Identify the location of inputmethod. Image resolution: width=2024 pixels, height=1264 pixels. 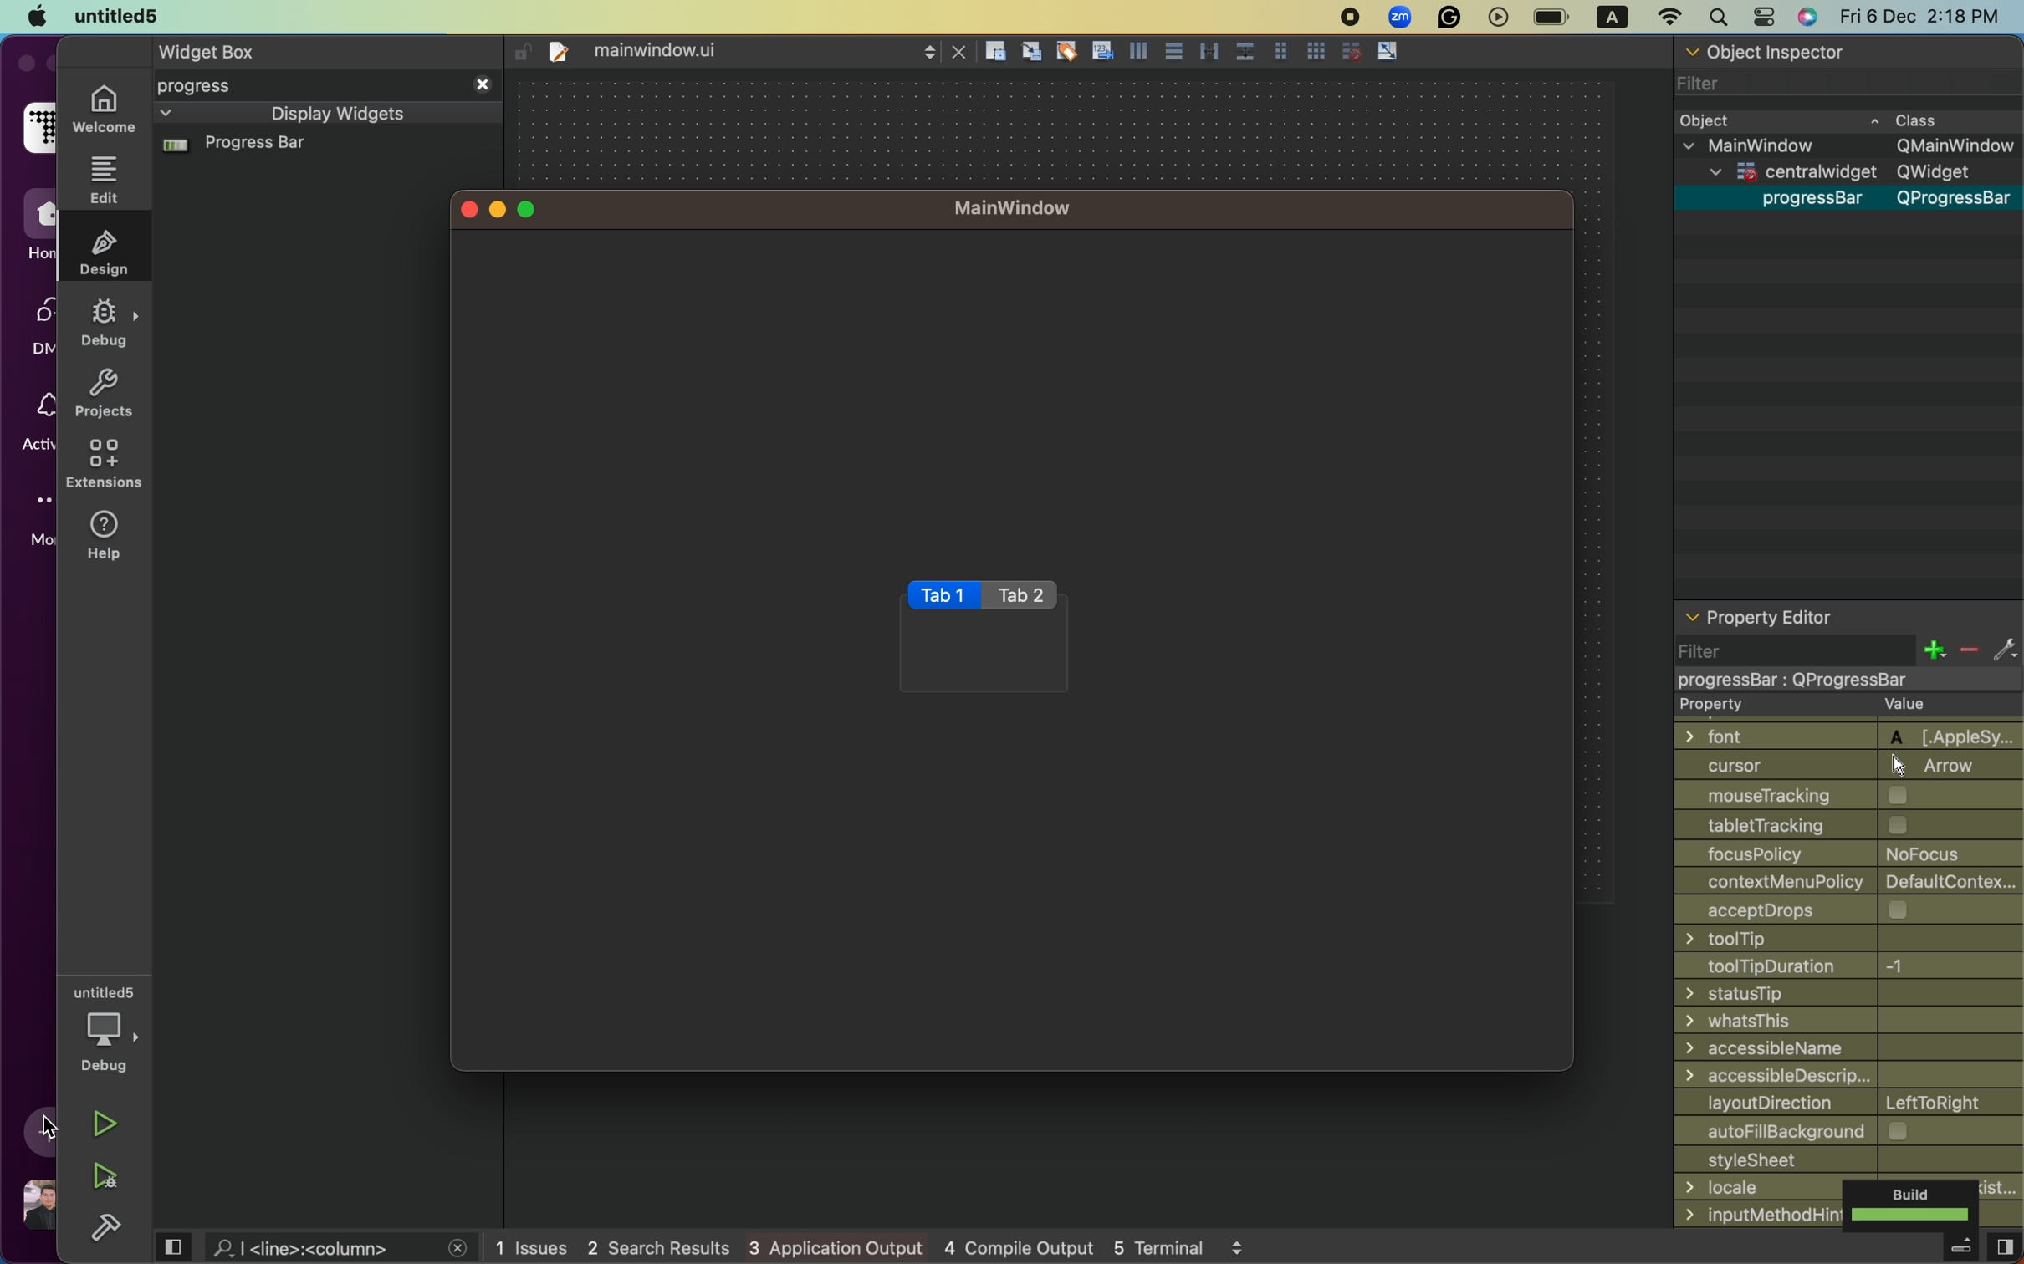
(1757, 1215).